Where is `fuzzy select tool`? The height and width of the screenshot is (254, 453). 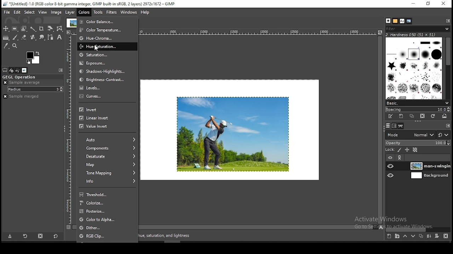 fuzzy select tool is located at coordinates (33, 29).